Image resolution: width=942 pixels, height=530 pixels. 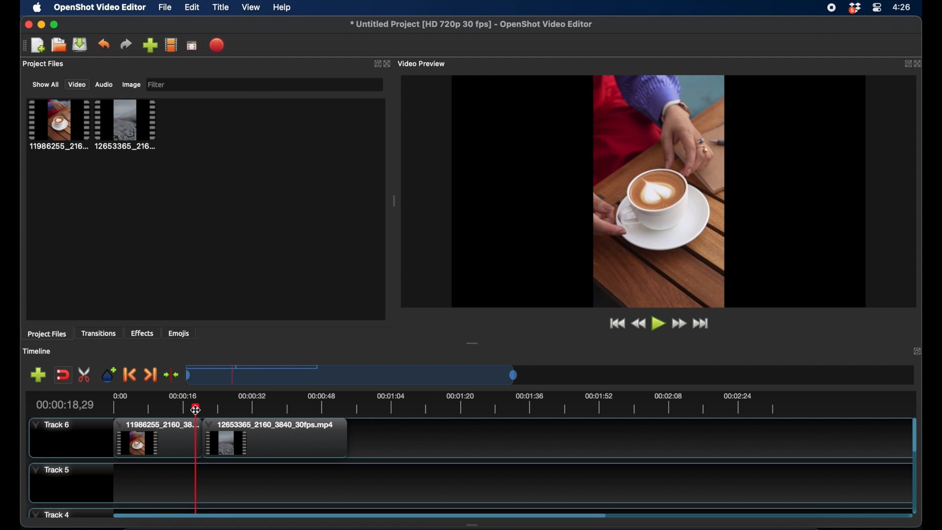 I want to click on close, so click(x=920, y=63).